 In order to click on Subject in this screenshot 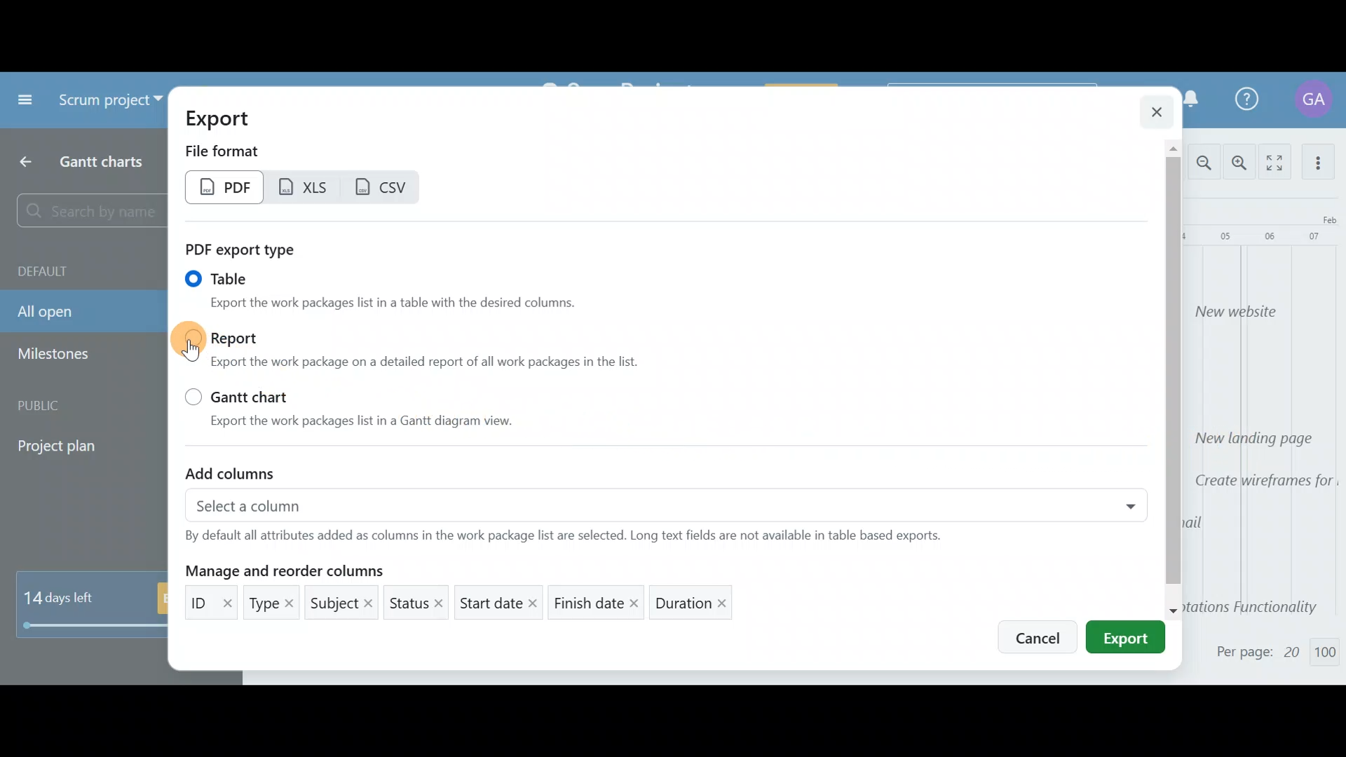, I will do `click(341, 601)`.